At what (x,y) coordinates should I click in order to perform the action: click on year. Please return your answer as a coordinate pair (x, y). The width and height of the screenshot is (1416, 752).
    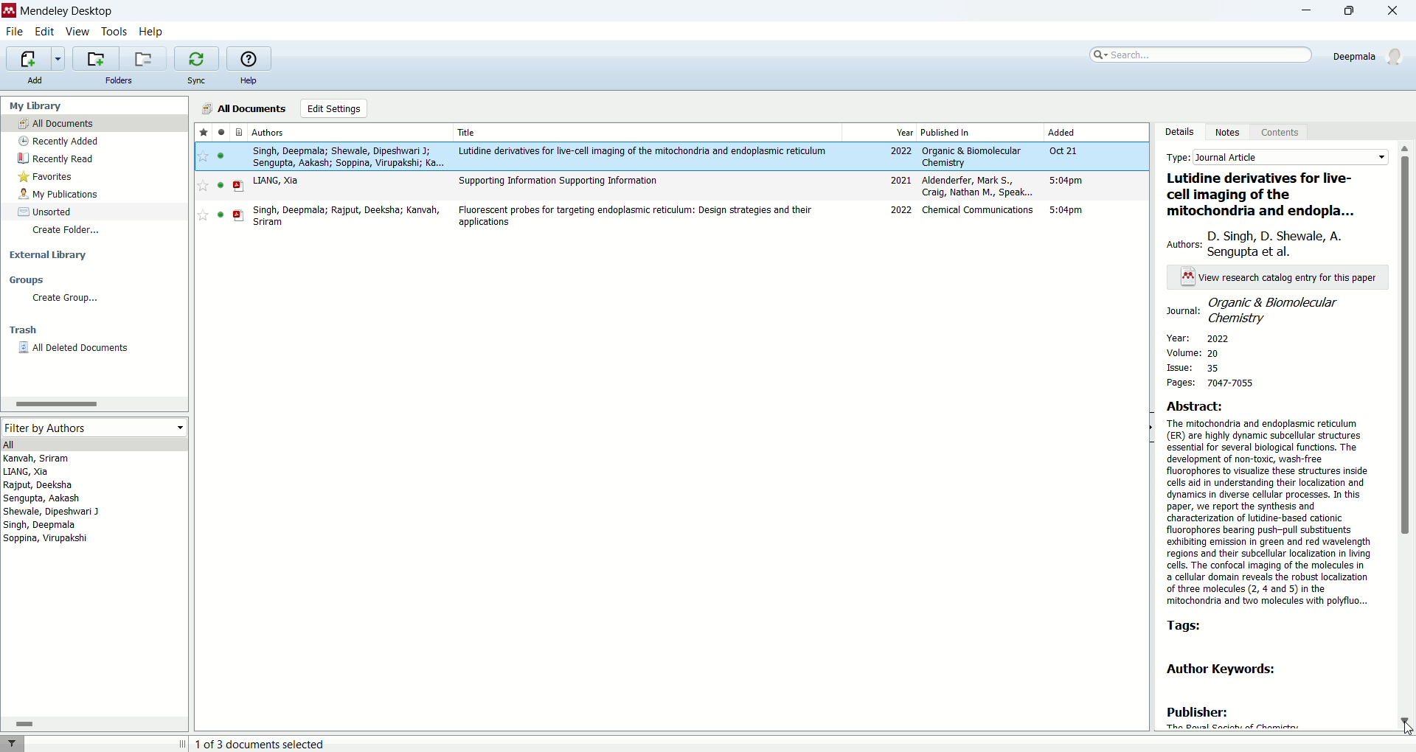
    Looking at the image, I should click on (905, 133).